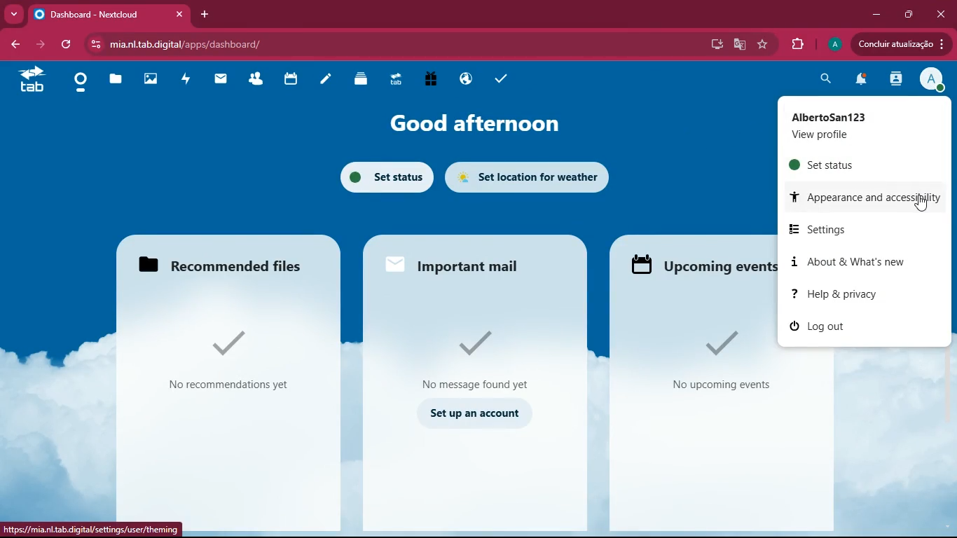 The height and width of the screenshot is (538, 957). Describe the element at coordinates (765, 46) in the screenshot. I see `favourite` at that location.